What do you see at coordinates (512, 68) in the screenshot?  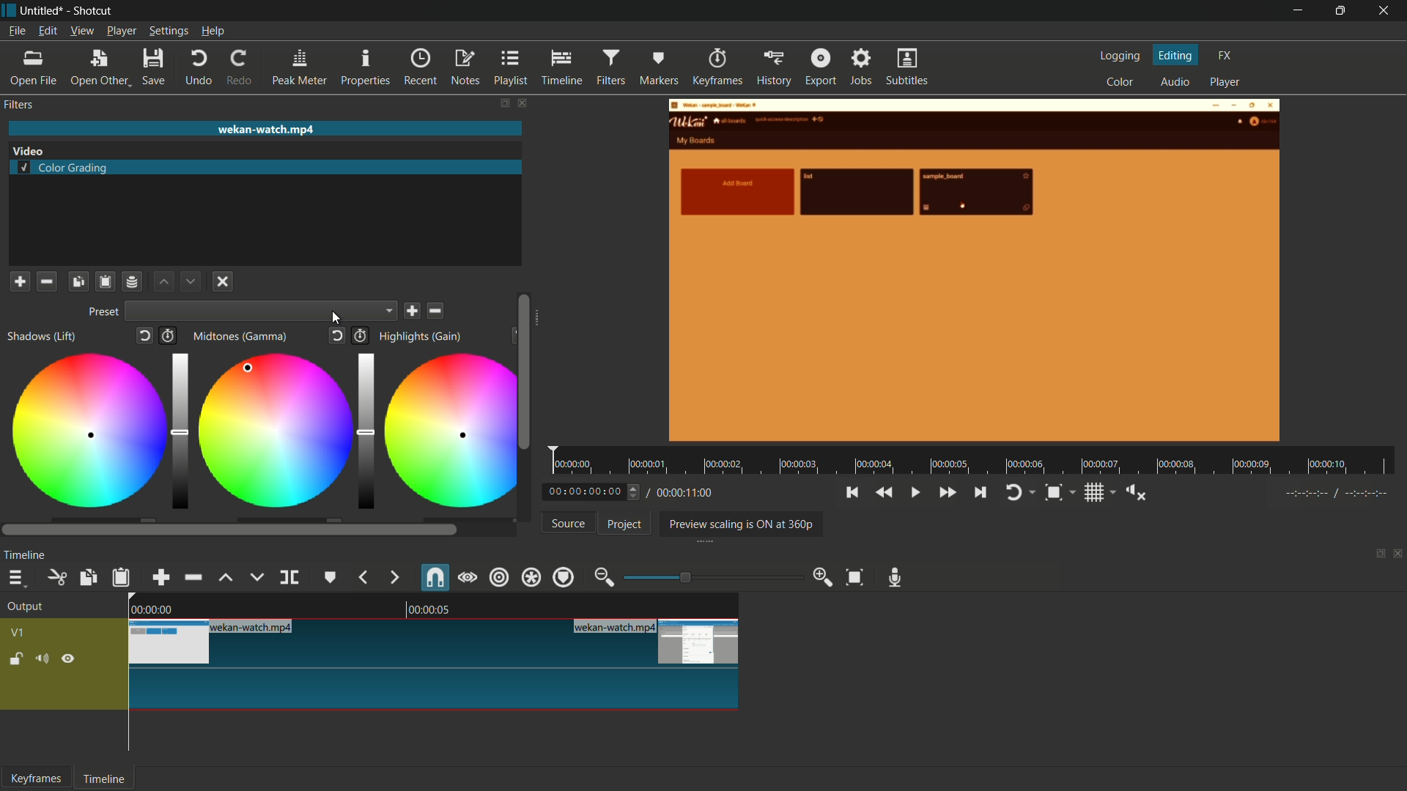 I see `playlist` at bounding box center [512, 68].